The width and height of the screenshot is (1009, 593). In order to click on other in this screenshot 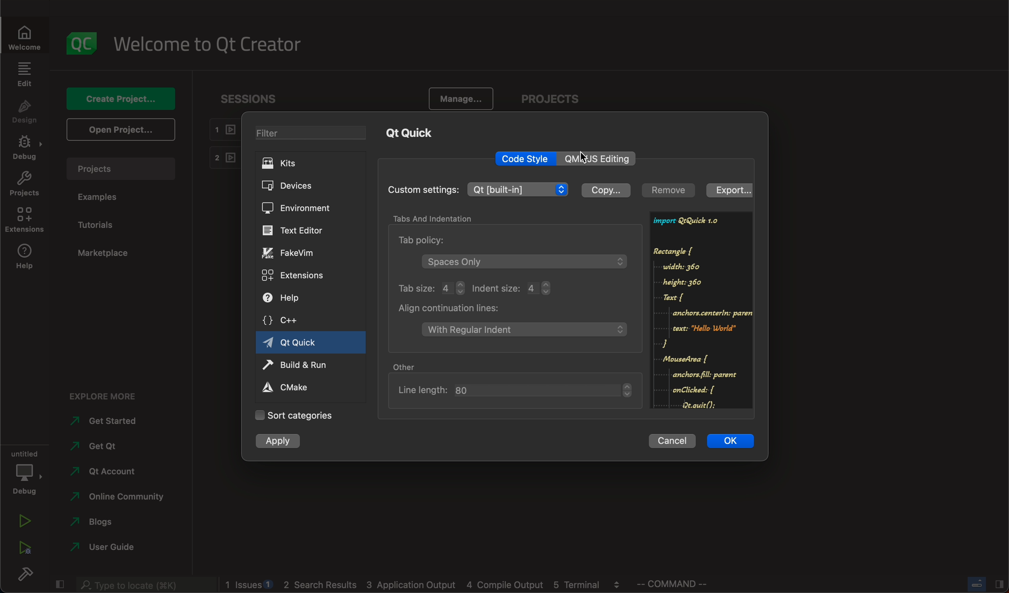, I will do `click(408, 366)`.